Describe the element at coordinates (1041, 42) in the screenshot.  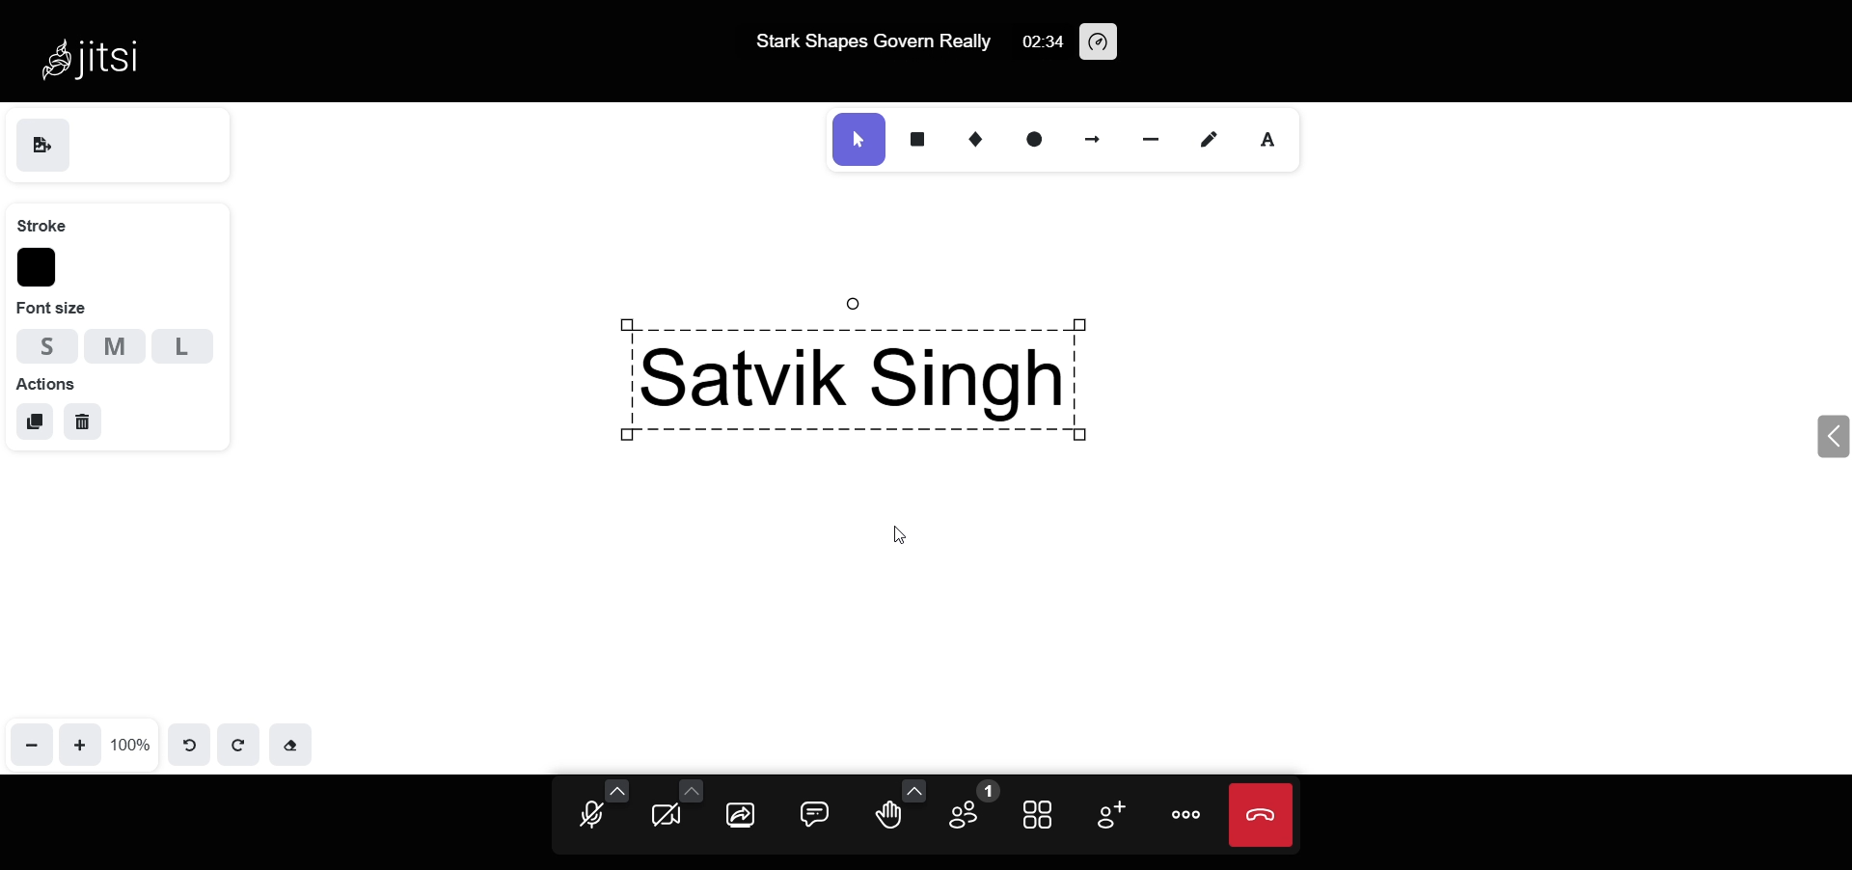
I see `02:34` at that location.